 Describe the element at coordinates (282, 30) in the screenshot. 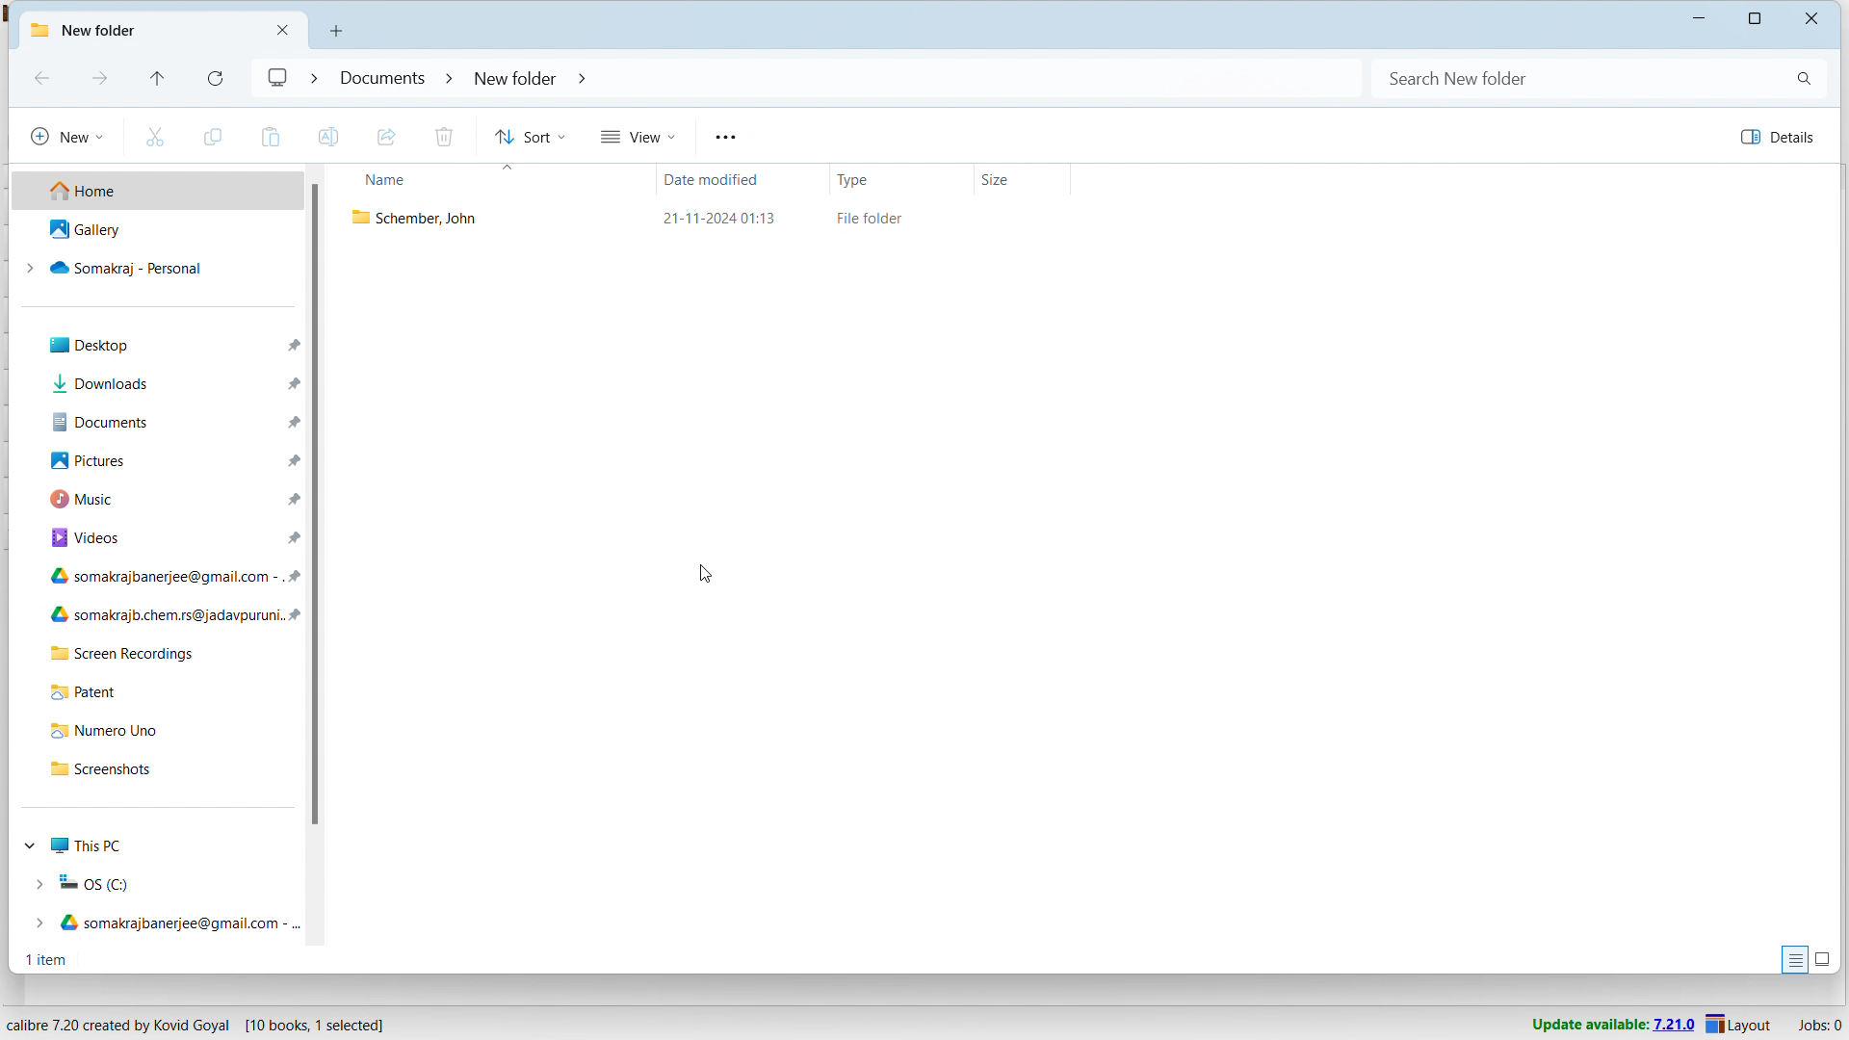

I see `close folder` at that location.